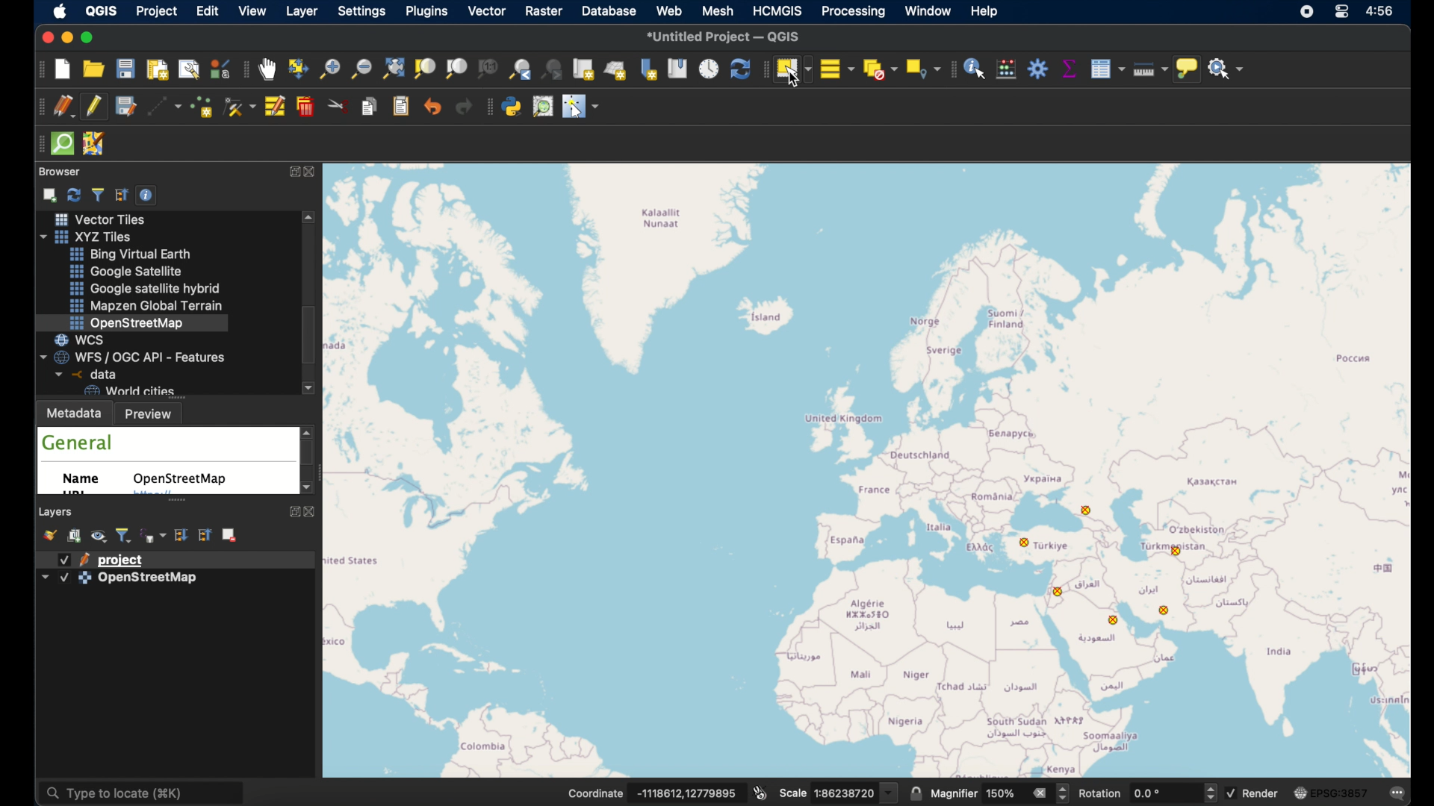 The width and height of the screenshot is (1434, 806). Describe the element at coordinates (308, 455) in the screenshot. I see `scroll box` at that location.